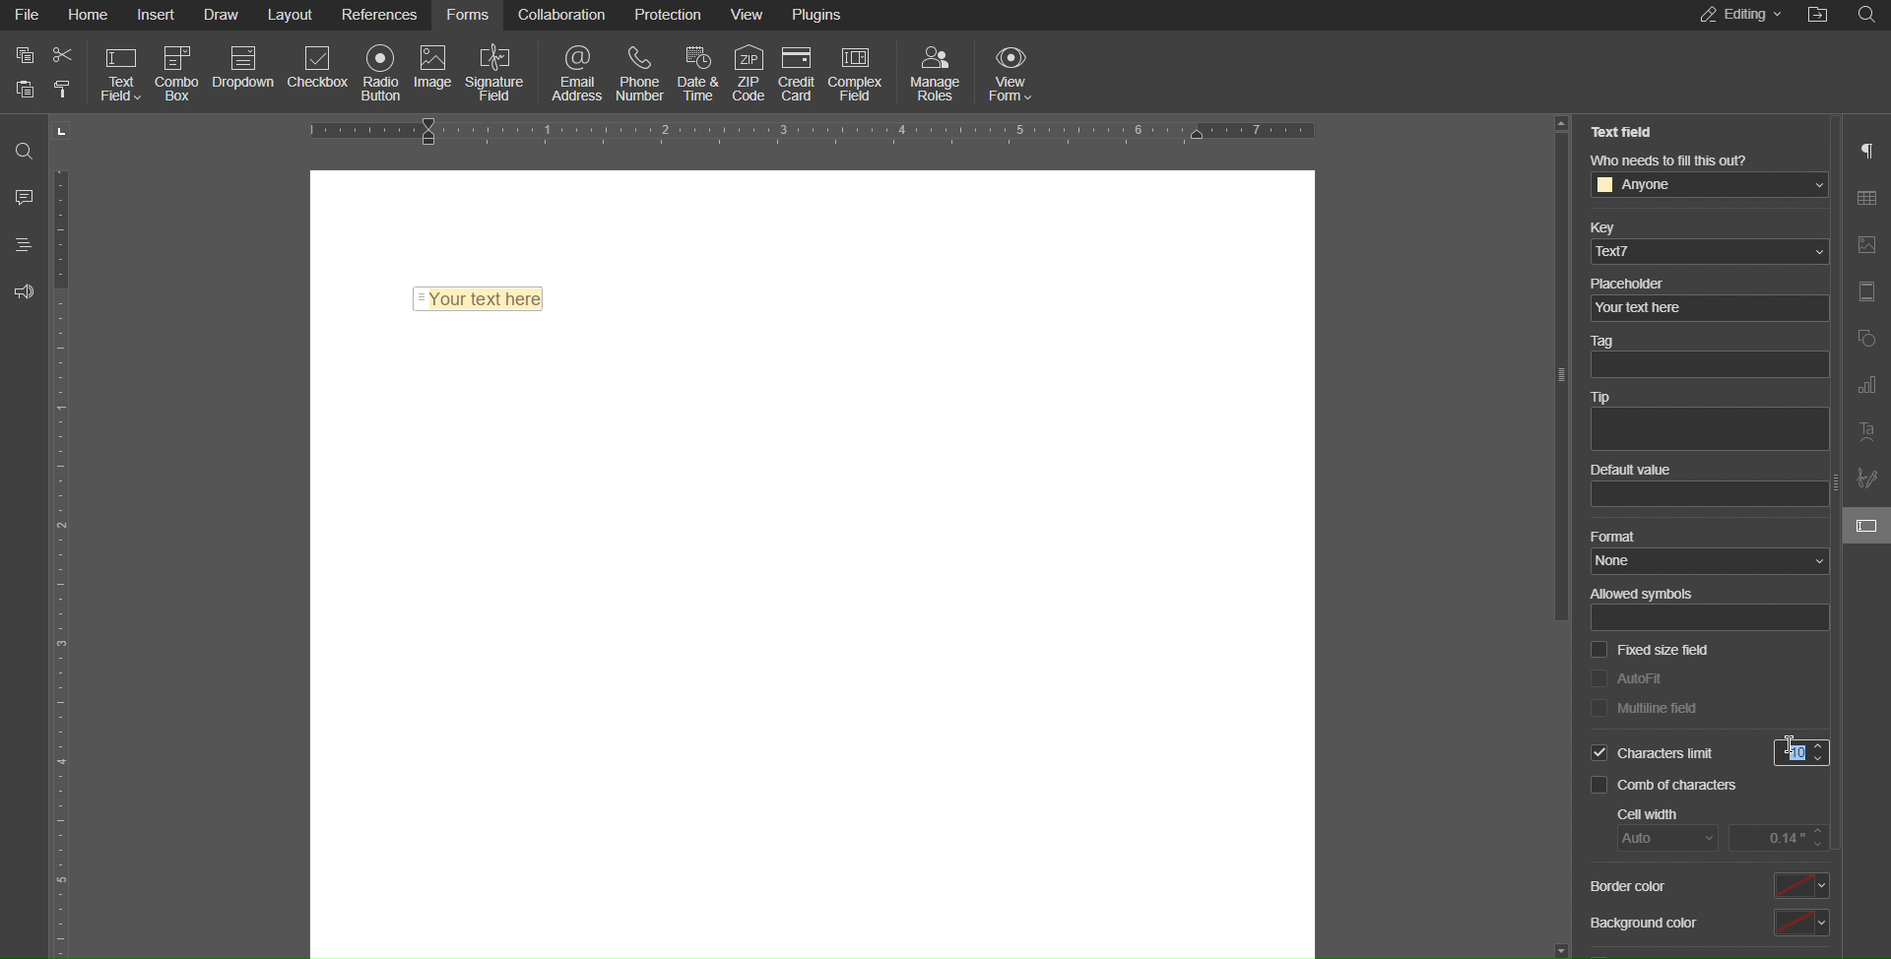  Describe the element at coordinates (293, 16) in the screenshot. I see `Layout` at that location.